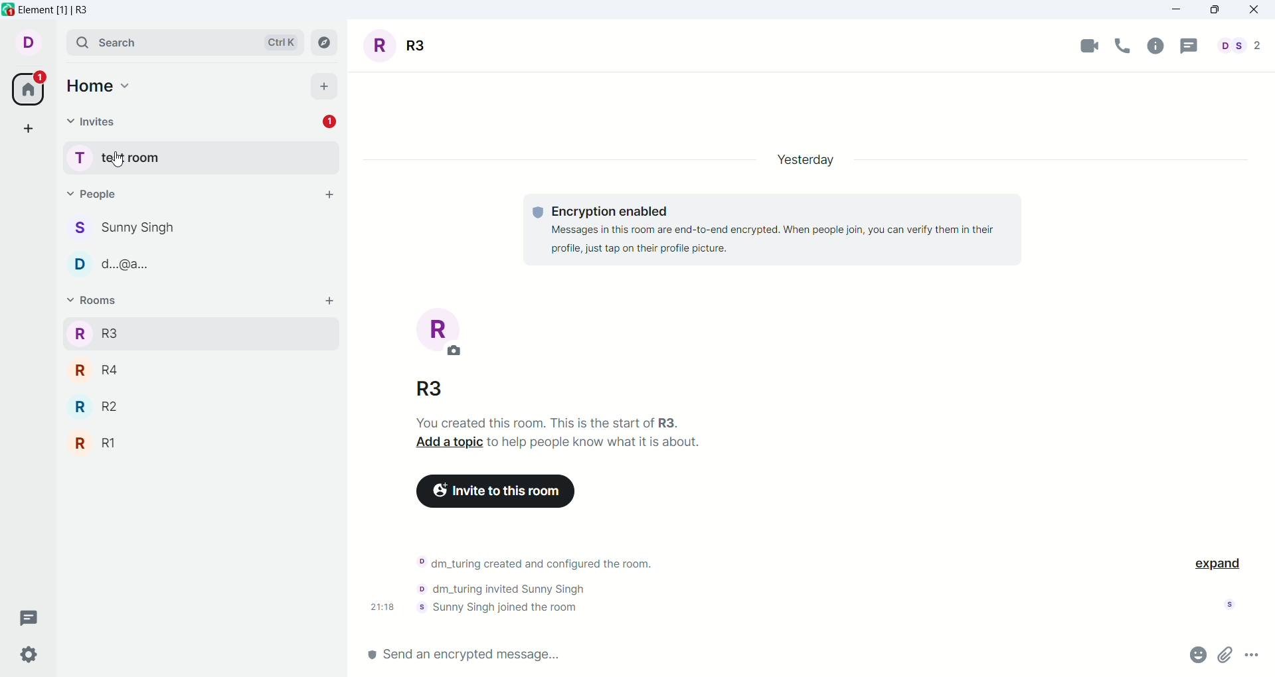 The width and height of the screenshot is (1275, 677). What do you see at coordinates (1190, 46) in the screenshot?
I see `thread` at bounding box center [1190, 46].